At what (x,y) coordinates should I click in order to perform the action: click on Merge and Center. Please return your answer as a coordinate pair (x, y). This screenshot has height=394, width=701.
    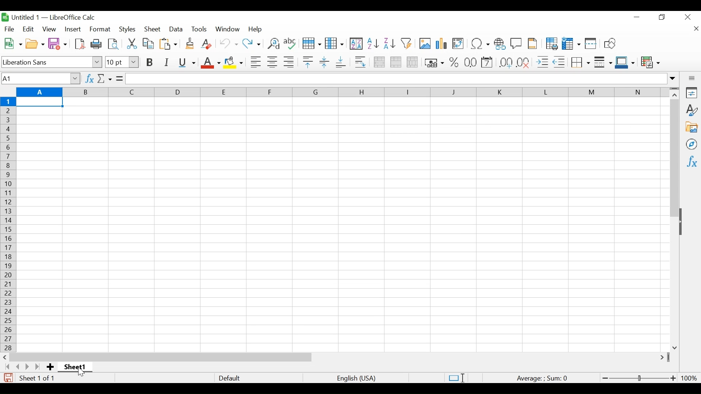
    Looking at the image, I should click on (378, 62).